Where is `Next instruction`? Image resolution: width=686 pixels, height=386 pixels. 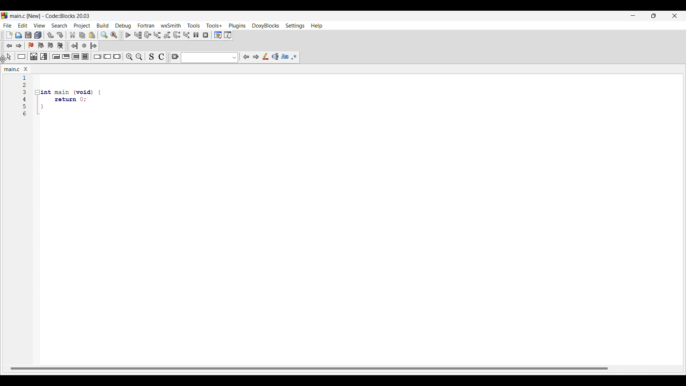
Next instruction is located at coordinates (177, 35).